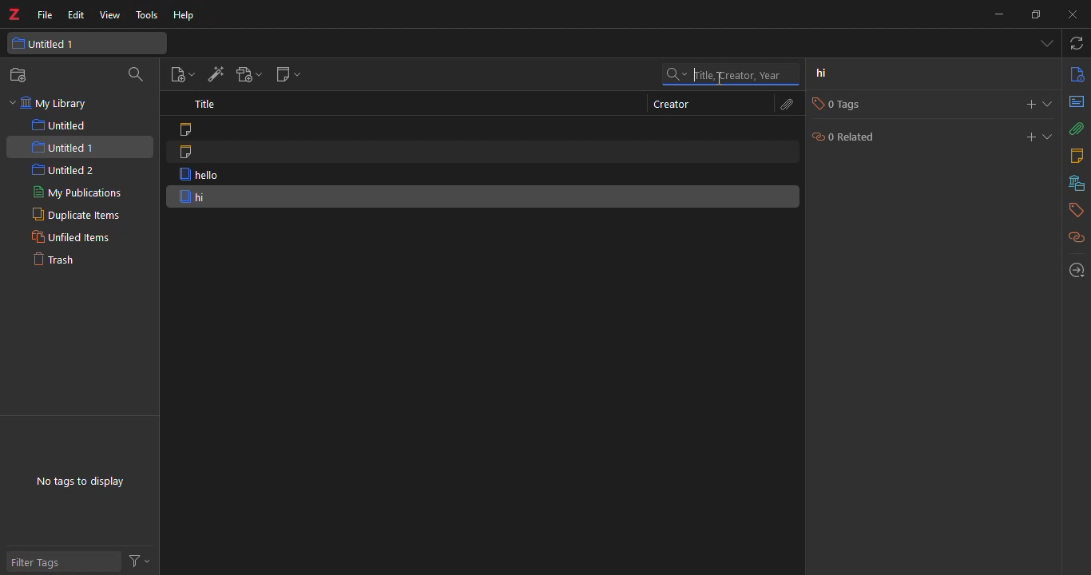 The image size is (1091, 575). I want to click on add, so click(1023, 104).